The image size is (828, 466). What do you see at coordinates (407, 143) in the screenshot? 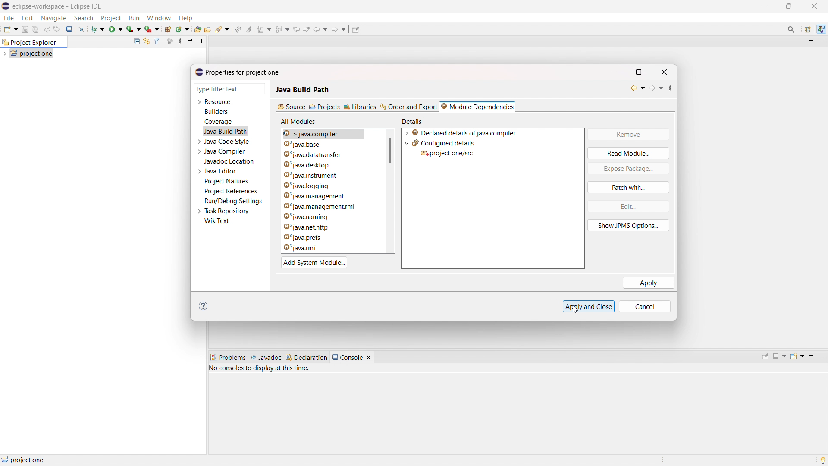
I see `expand configuration details` at bounding box center [407, 143].